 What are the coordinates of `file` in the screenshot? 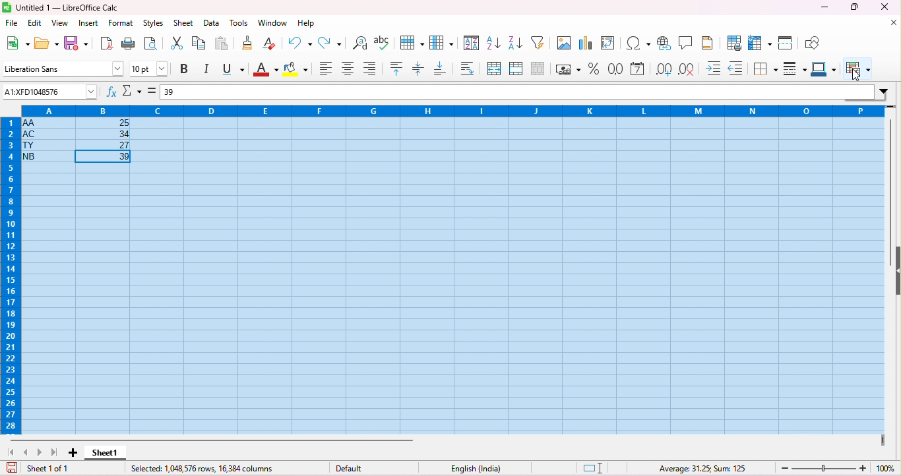 It's located at (12, 23).